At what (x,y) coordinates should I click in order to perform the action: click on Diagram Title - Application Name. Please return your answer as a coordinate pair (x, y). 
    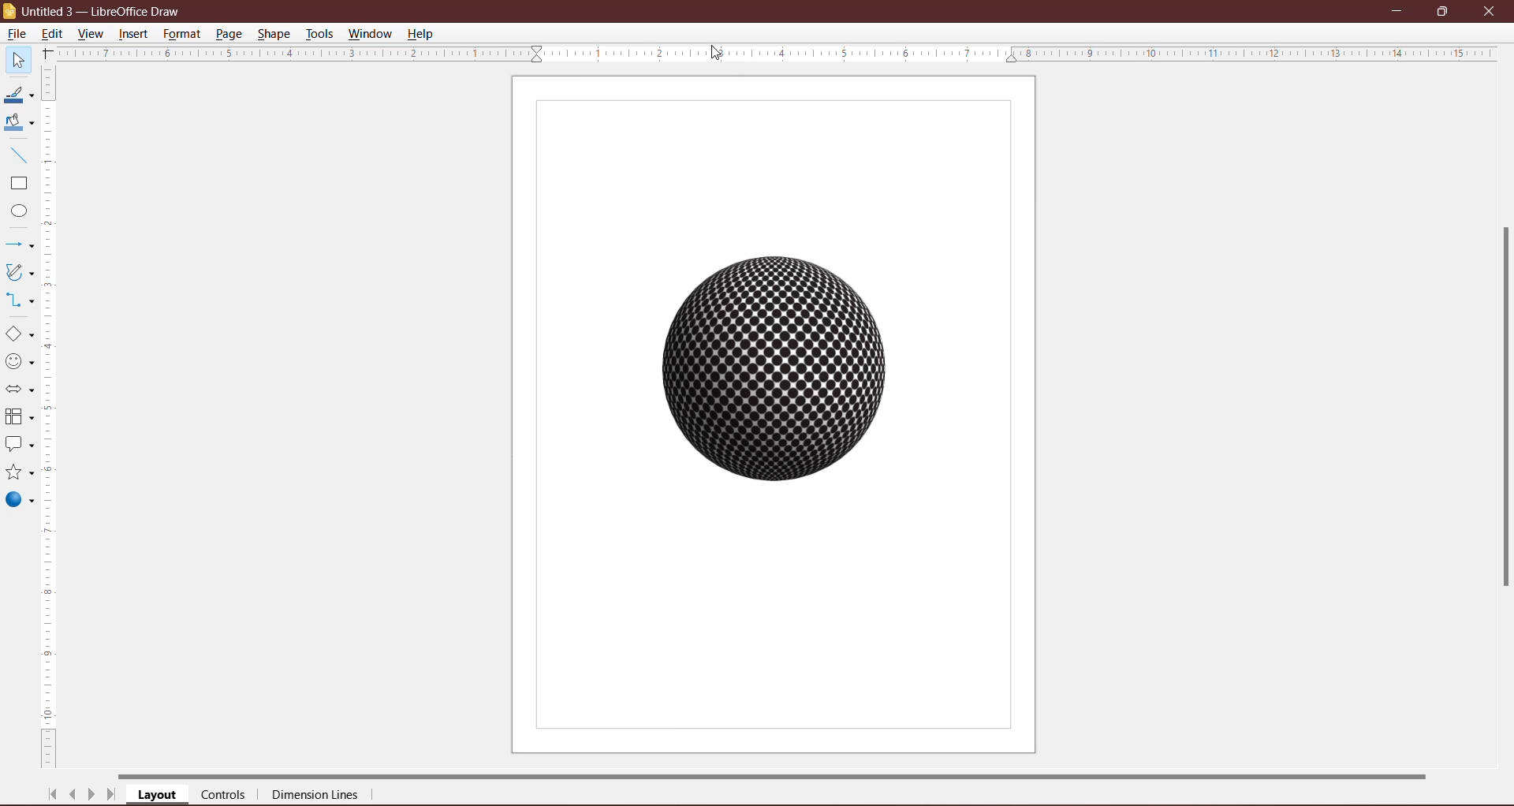
    Looking at the image, I should click on (106, 11).